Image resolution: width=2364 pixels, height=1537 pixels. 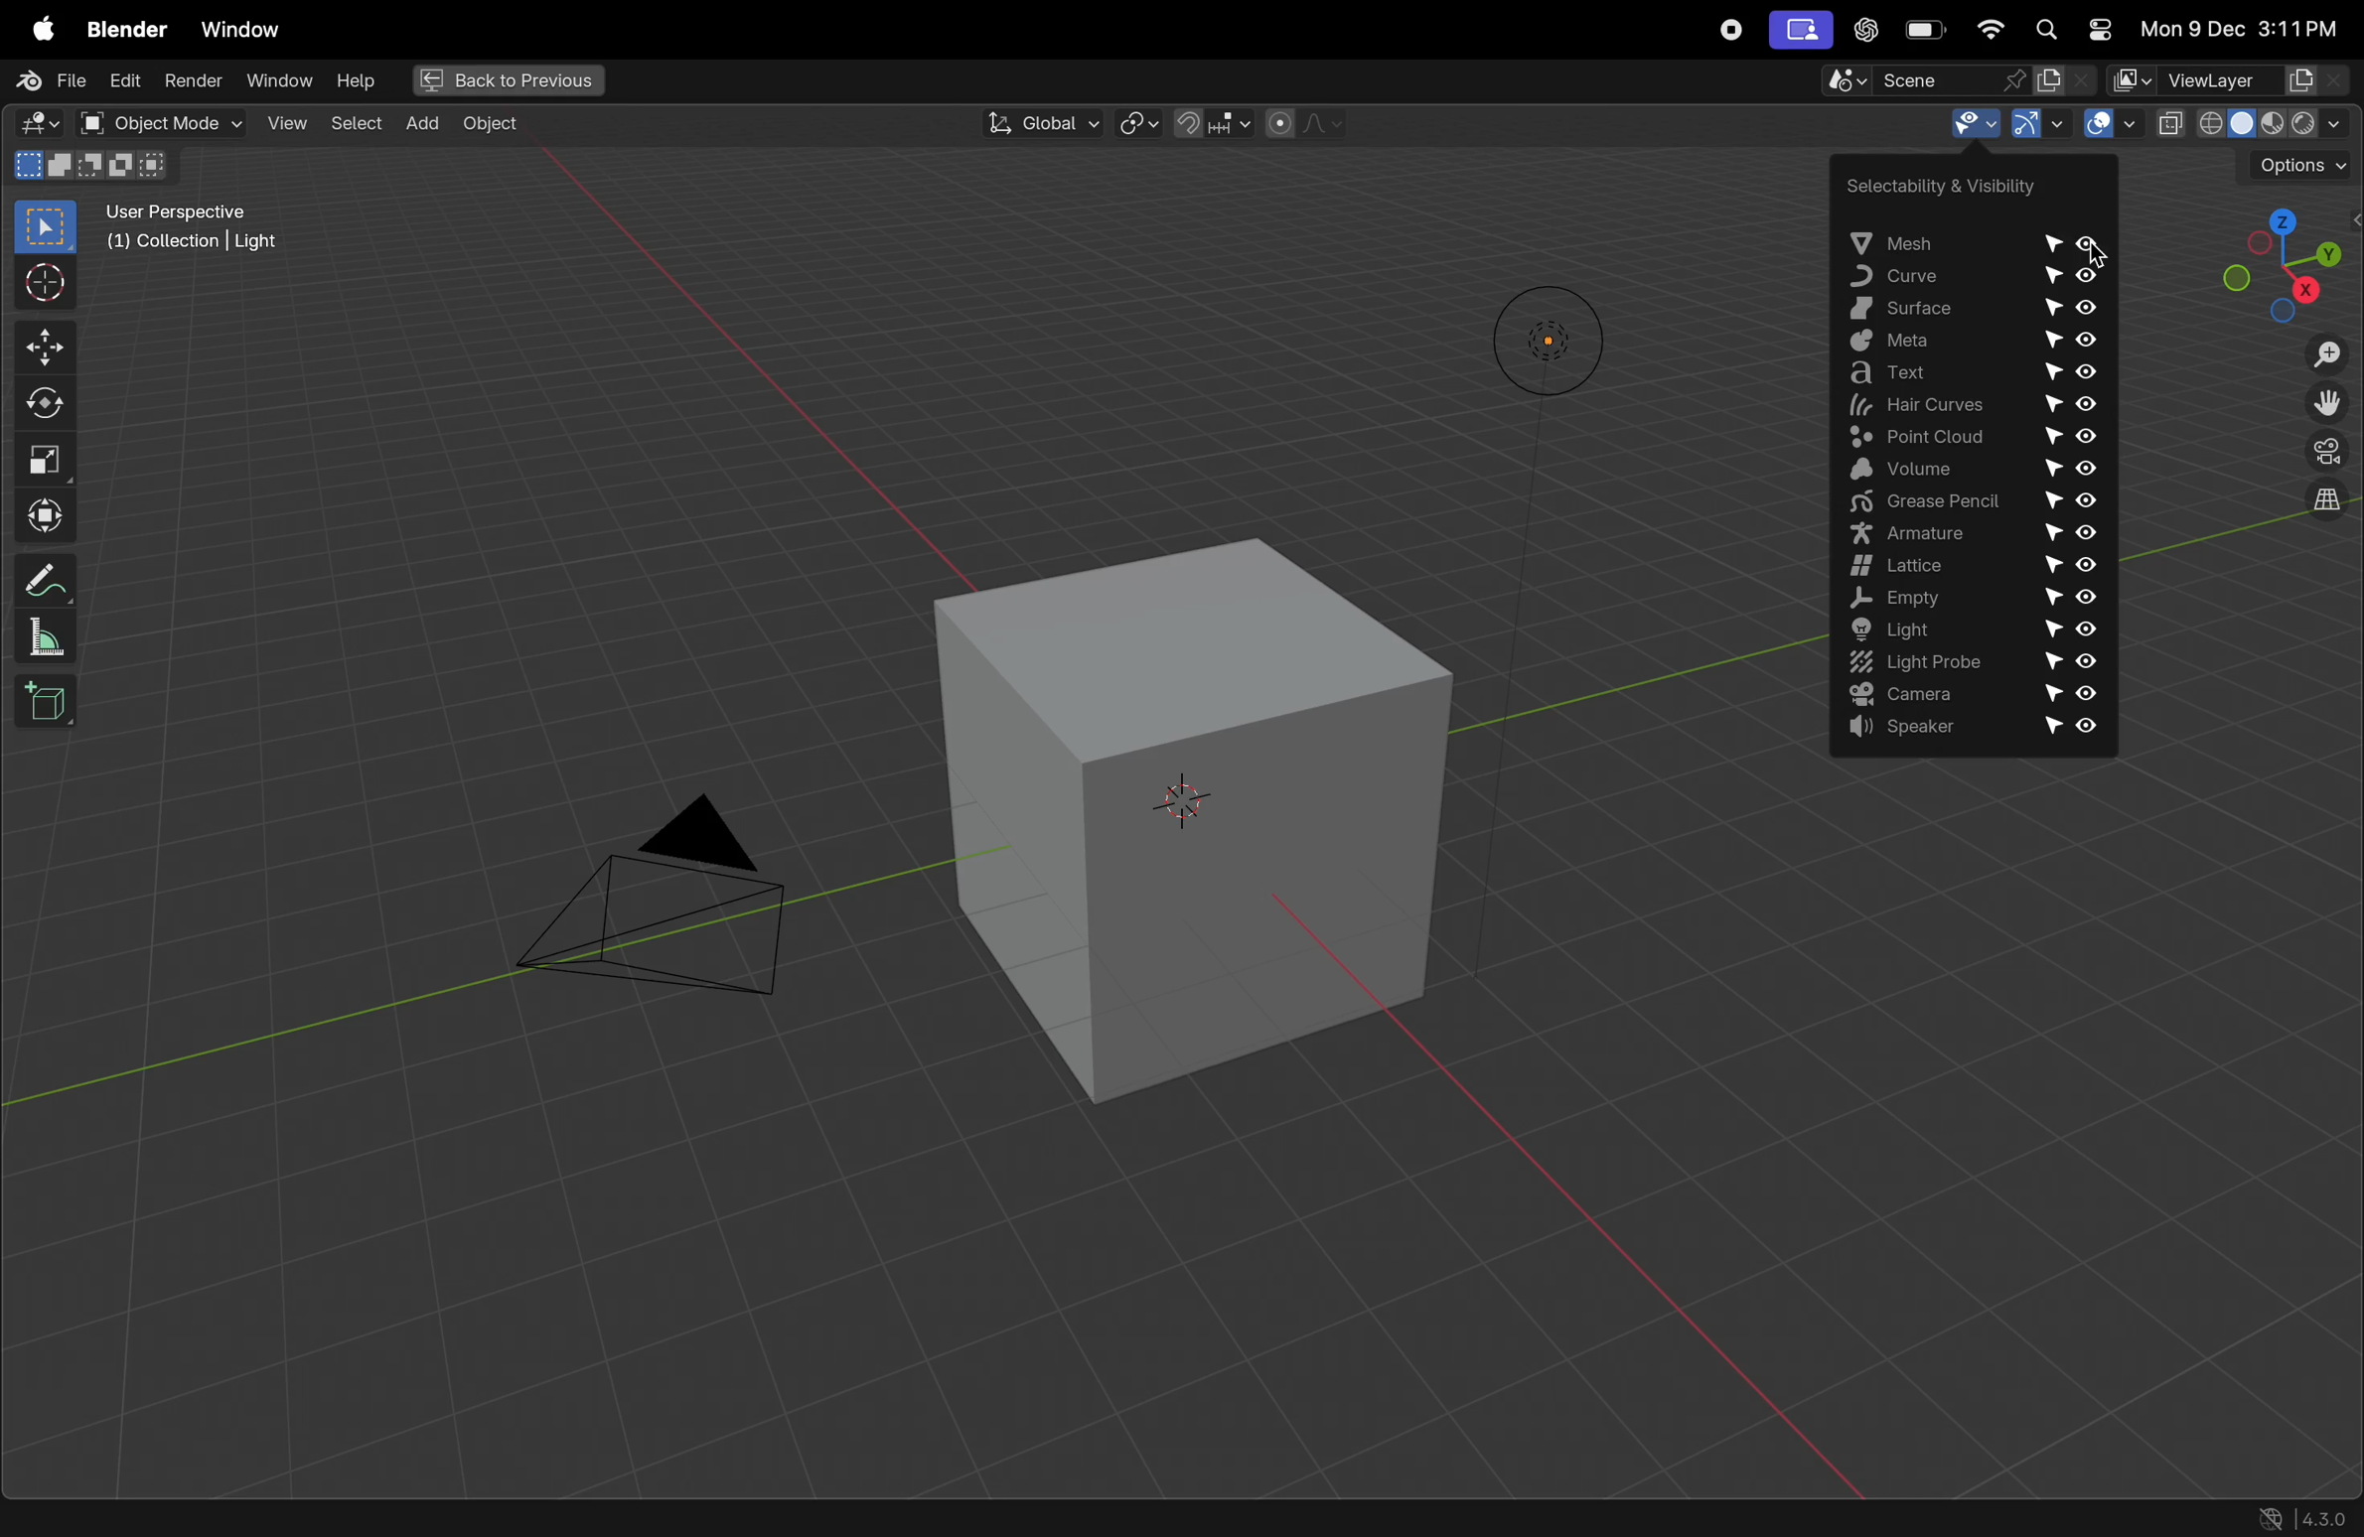 What do you see at coordinates (1951, 123) in the screenshot?
I see `visibility` at bounding box center [1951, 123].